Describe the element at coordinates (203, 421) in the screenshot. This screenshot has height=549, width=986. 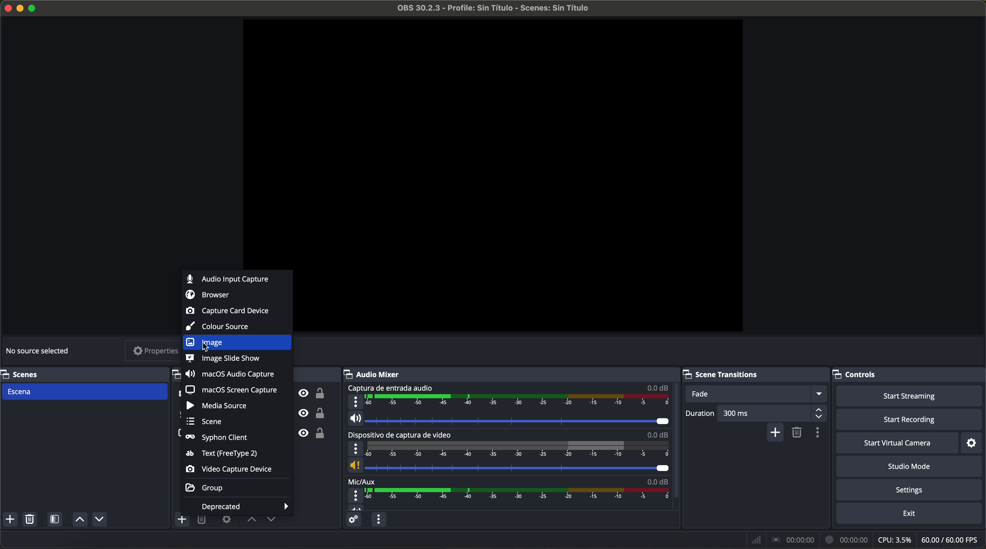
I see `scene` at that location.